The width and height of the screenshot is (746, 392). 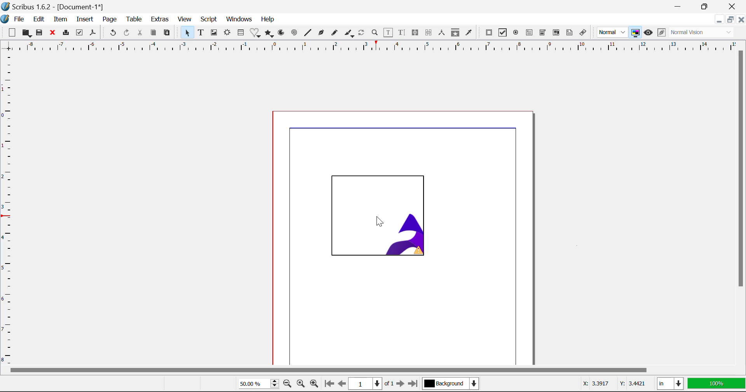 I want to click on Cut, so click(x=140, y=33).